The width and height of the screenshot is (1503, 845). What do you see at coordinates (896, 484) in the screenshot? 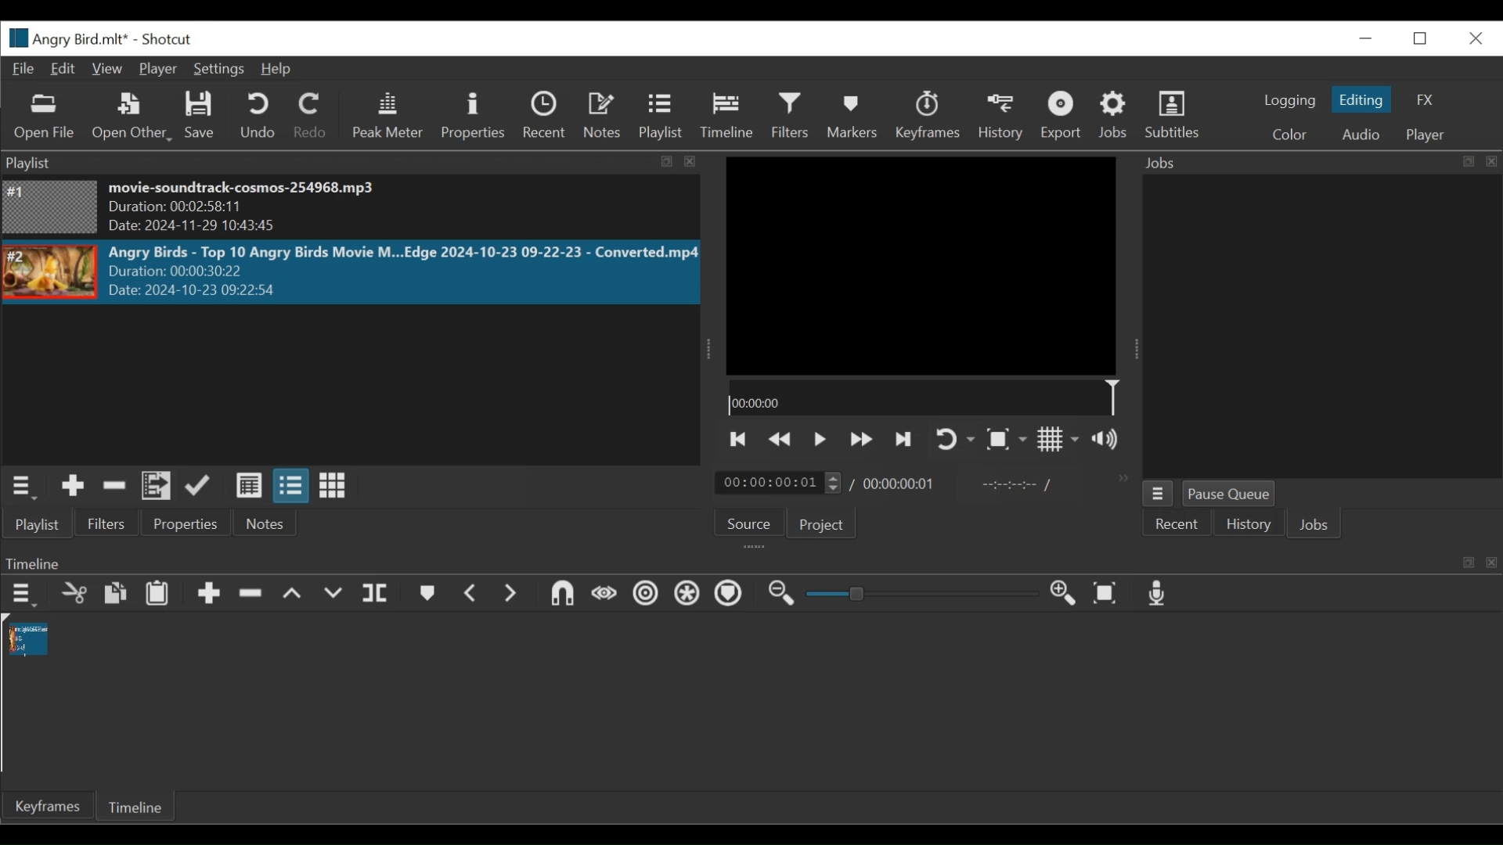
I see `00:00:00:01 (Total Duration)` at bounding box center [896, 484].